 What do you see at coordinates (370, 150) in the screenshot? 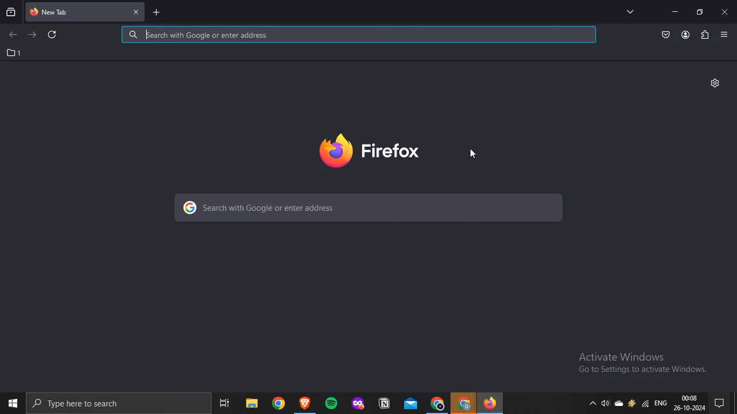
I see `firefox logo` at bounding box center [370, 150].